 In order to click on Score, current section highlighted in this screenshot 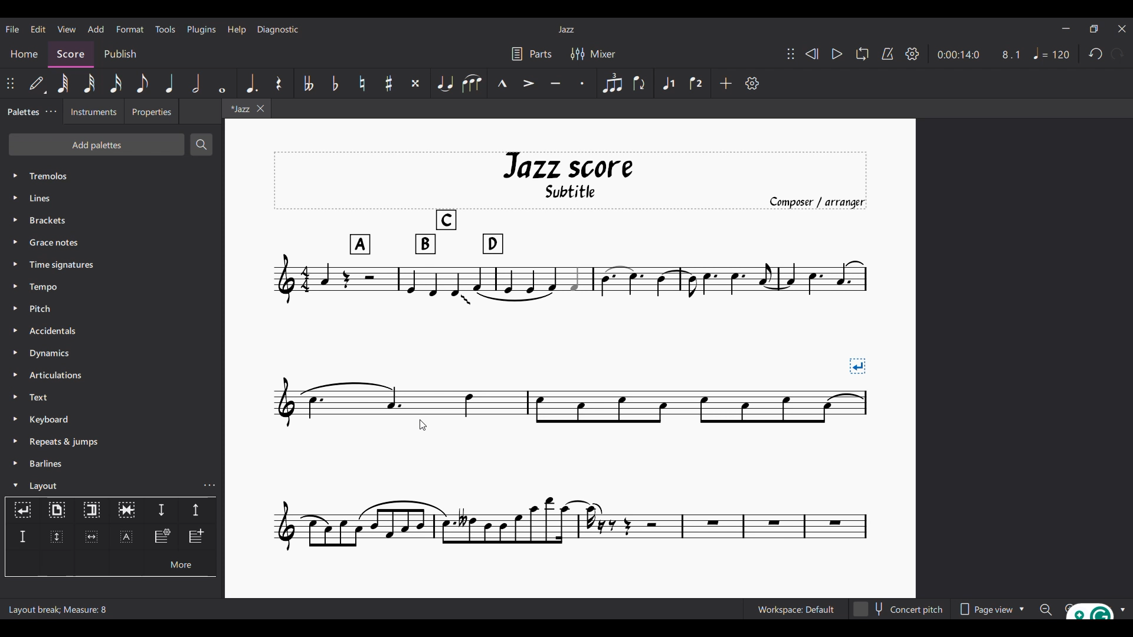, I will do `click(71, 54)`.